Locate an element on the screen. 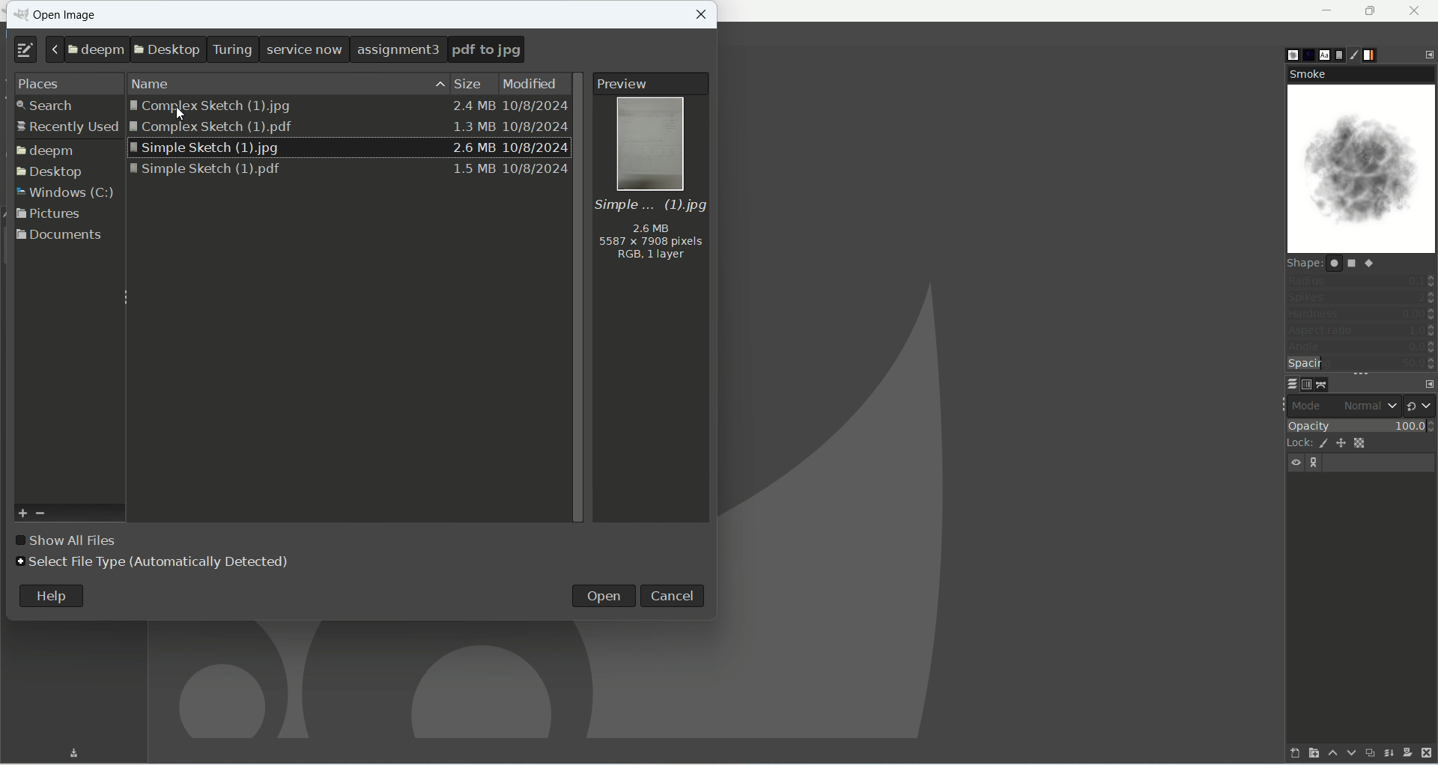 The width and height of the screenshot is (1438, 765). 100 is located at coordinates (1409, 427).